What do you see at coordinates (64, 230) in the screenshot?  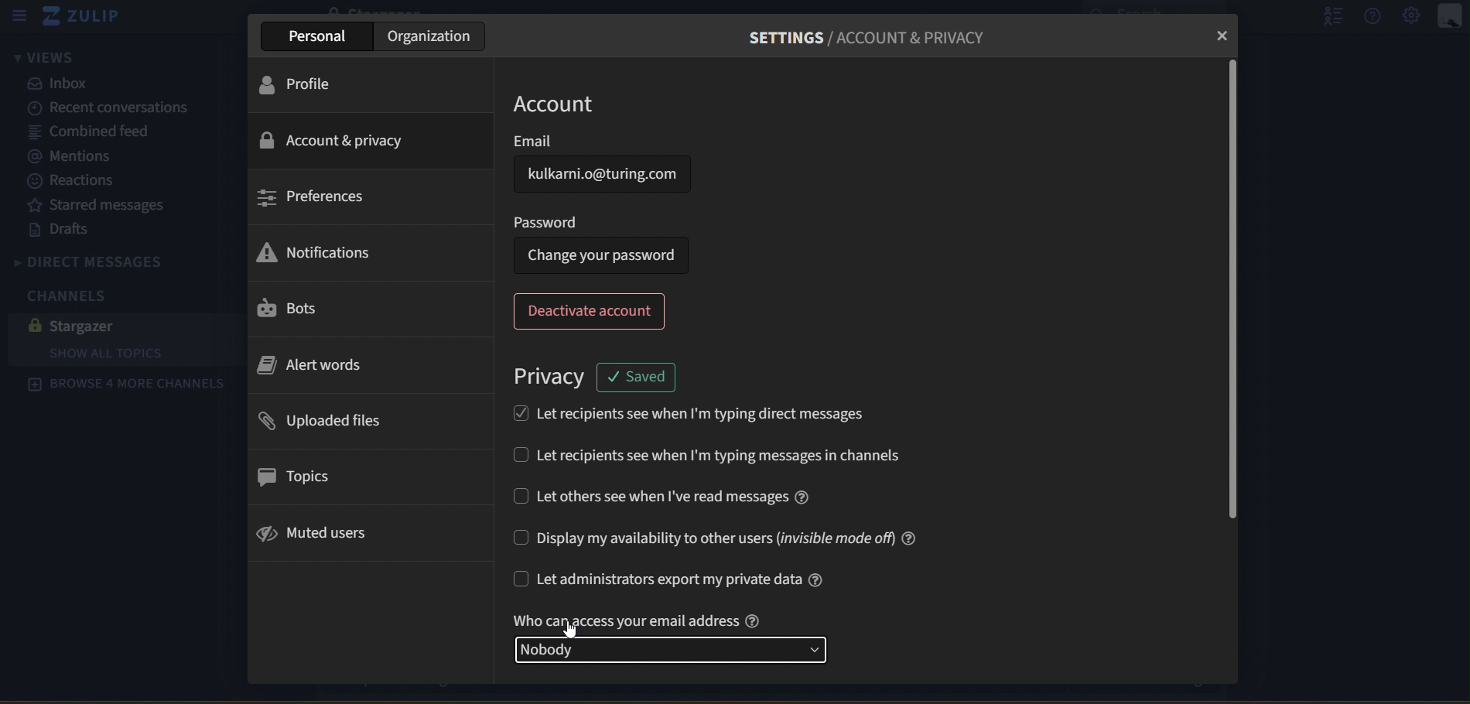 I see `drafts` at bounding box center [64, 230].